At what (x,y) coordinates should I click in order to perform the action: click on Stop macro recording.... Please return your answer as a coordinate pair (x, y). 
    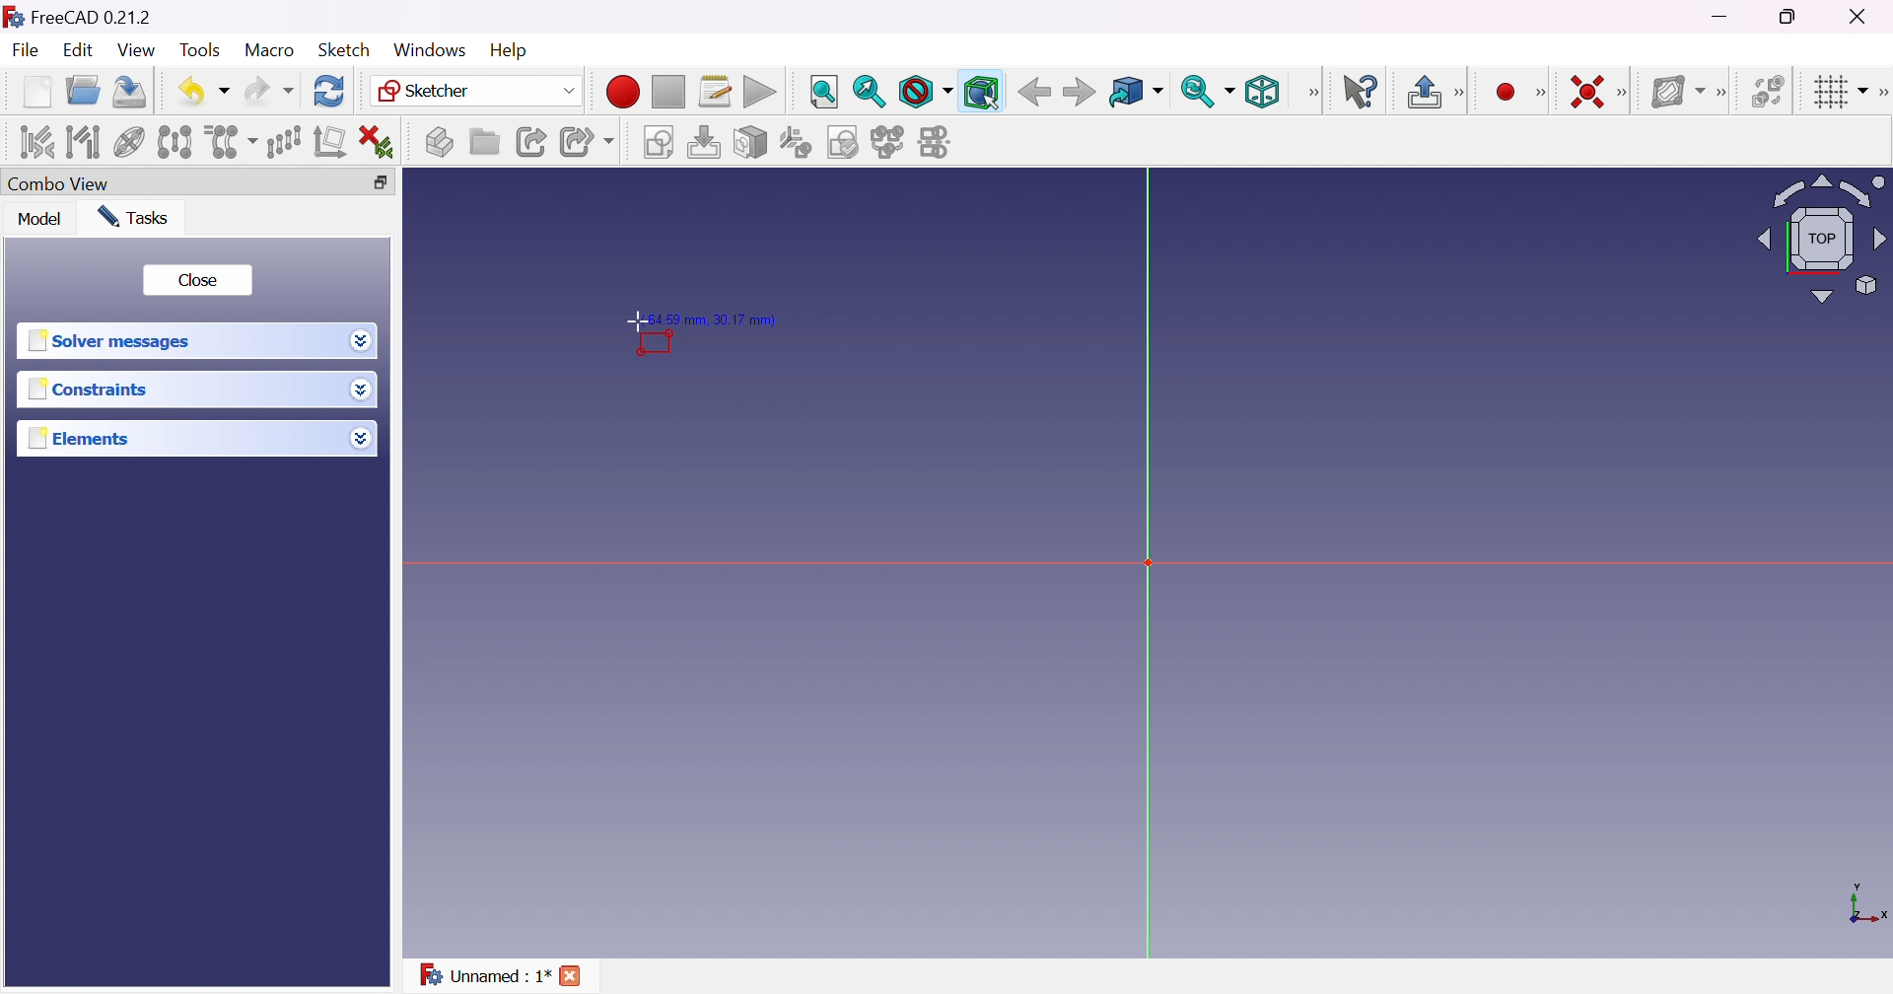
    Looking at the image, I should click on (668, 91).